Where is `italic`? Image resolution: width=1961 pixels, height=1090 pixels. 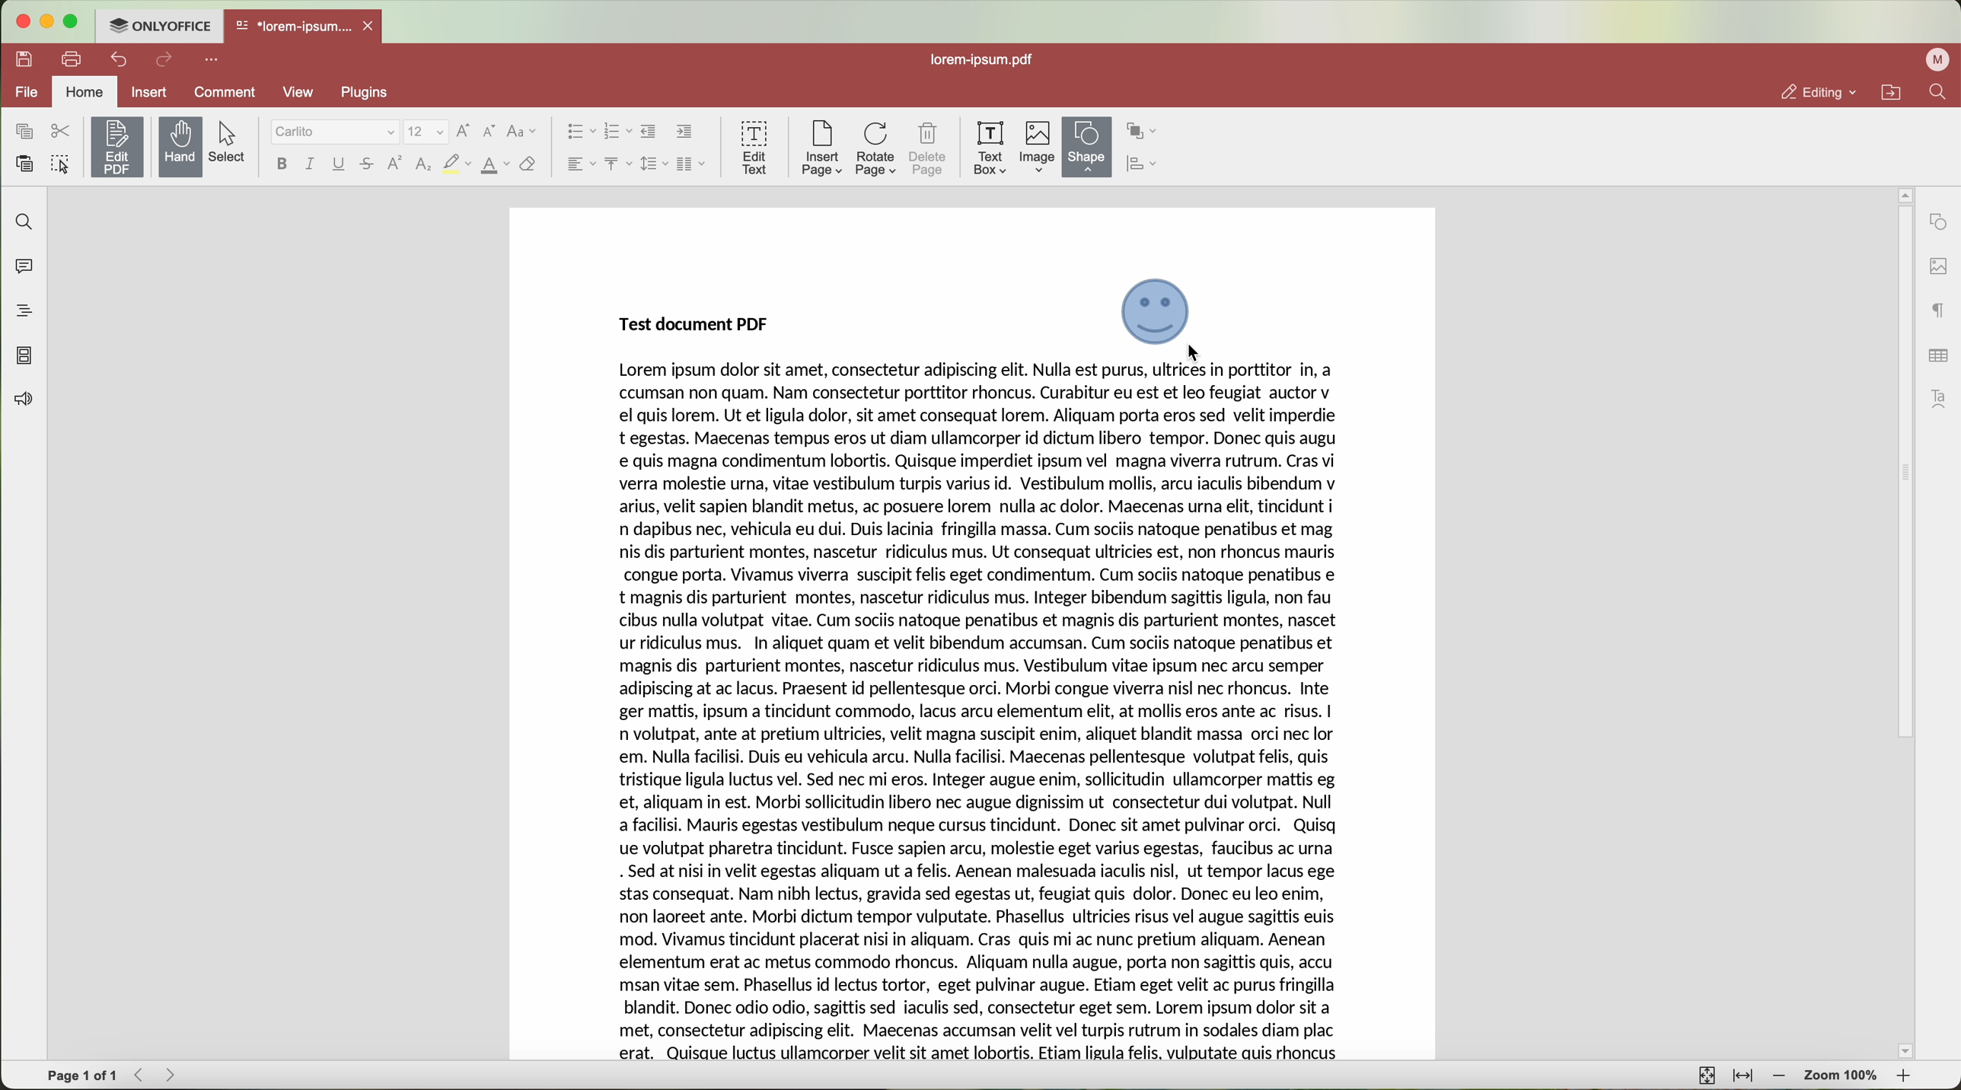
italic is located at coordinates (308, 163).